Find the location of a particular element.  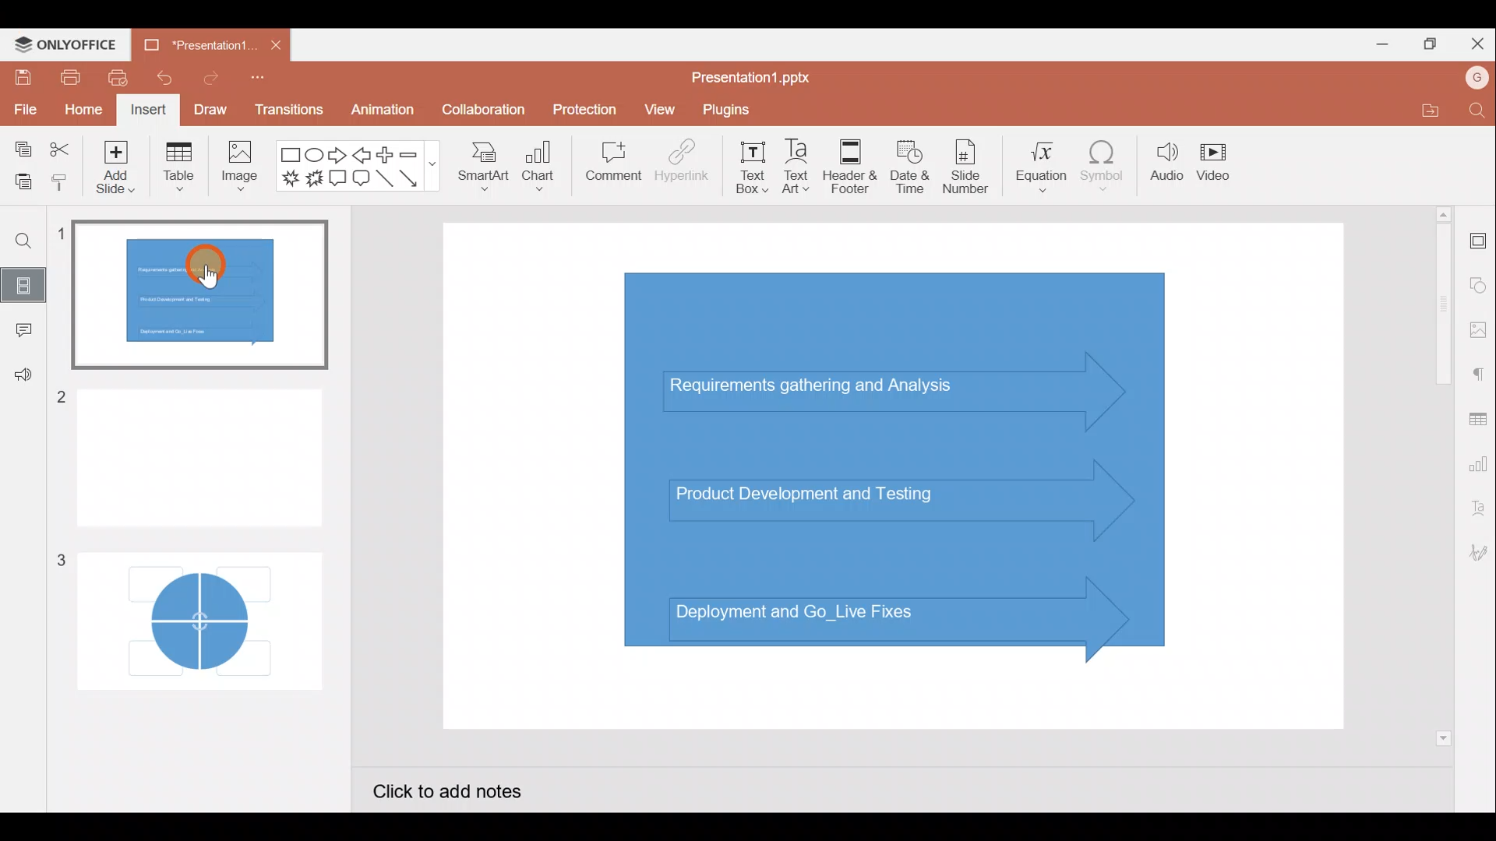

Left arrow is located at coordinates (361, 156).